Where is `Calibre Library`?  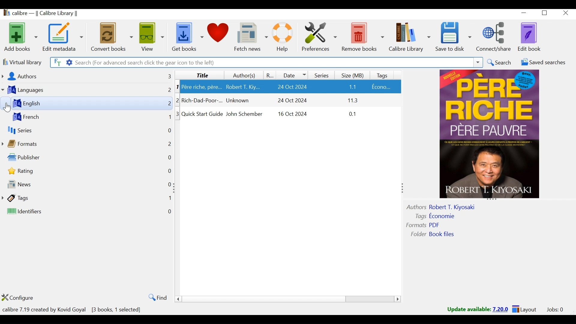
Calibre Library is located at coordinates (409, 37).